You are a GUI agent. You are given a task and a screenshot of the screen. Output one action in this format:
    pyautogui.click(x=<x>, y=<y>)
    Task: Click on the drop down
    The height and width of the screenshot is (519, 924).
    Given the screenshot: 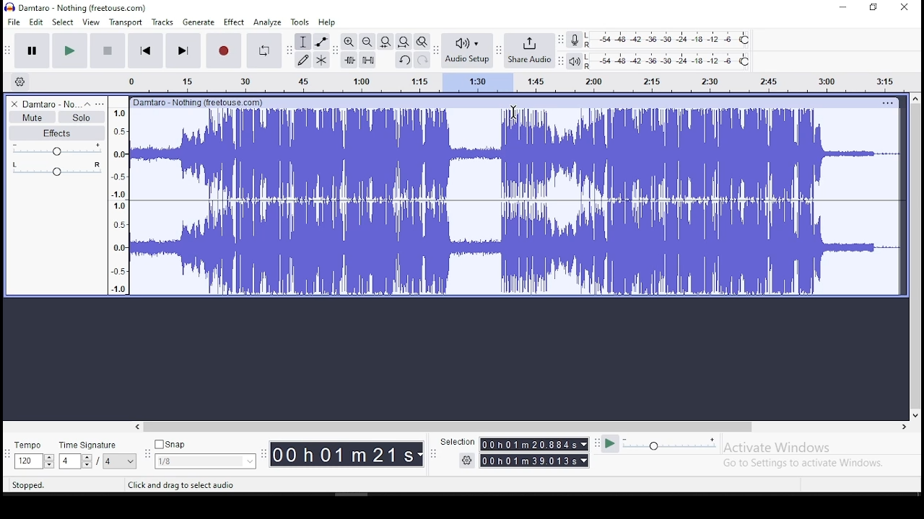 What is the action you would take?
    pyautogui.click(x=86, y=461)
    